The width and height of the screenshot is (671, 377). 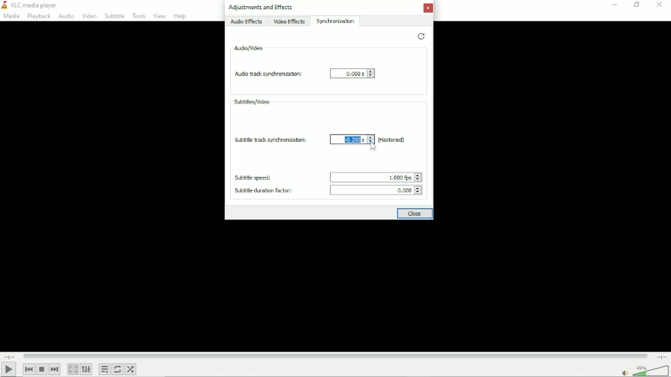 What do you see at coordinates (251, 102) in the screenshot?
I see `Subtitles/video` at bounding box center [251, 102].